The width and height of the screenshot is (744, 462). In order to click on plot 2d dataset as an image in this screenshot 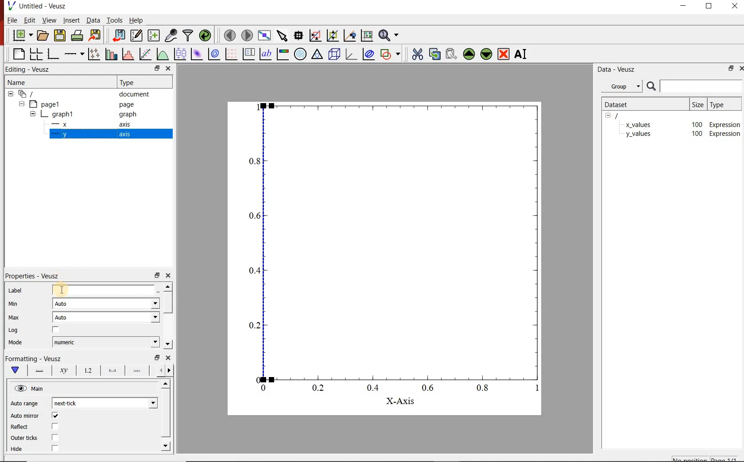, I will do `click(197, 54)`.